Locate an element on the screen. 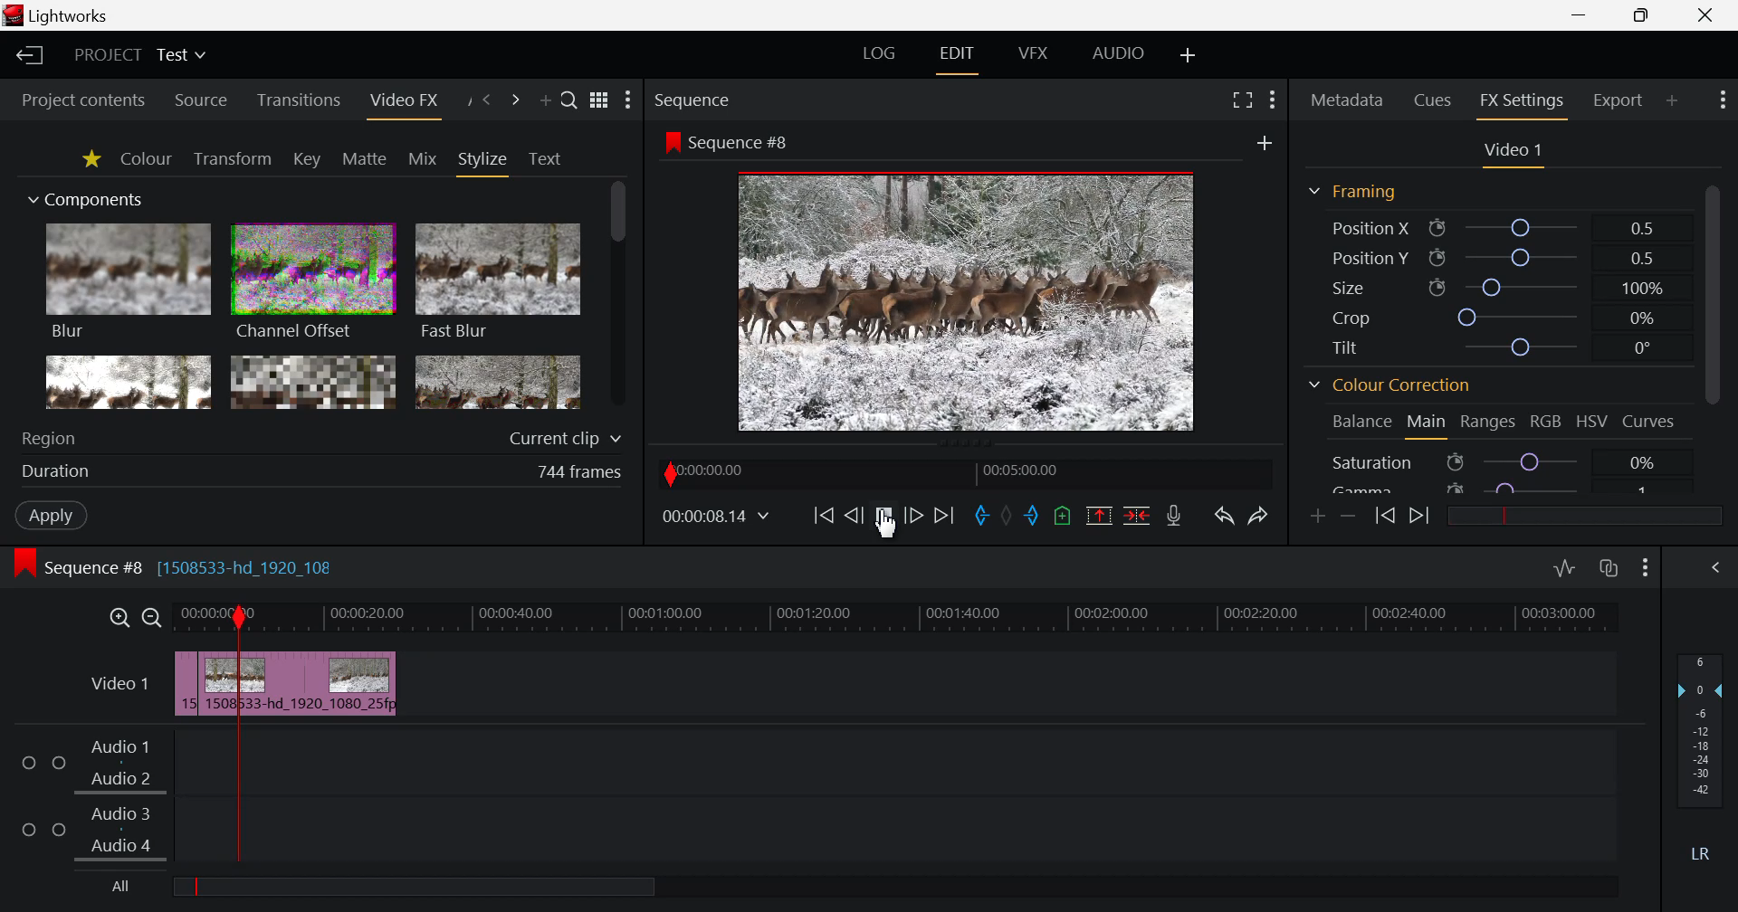  Components is located at coordinates (88, 201).